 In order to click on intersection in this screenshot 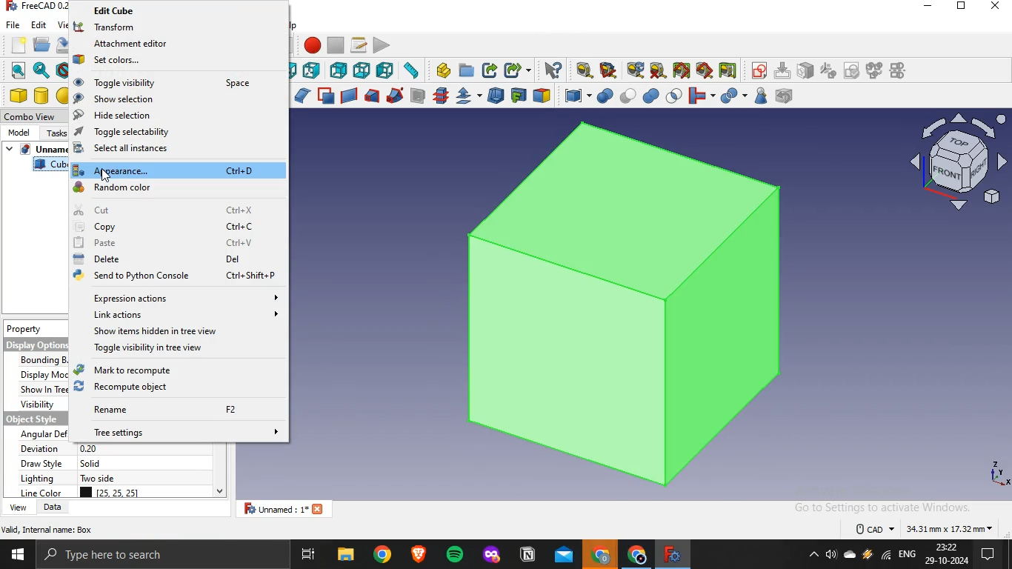, I will do `click(675, 94)`.